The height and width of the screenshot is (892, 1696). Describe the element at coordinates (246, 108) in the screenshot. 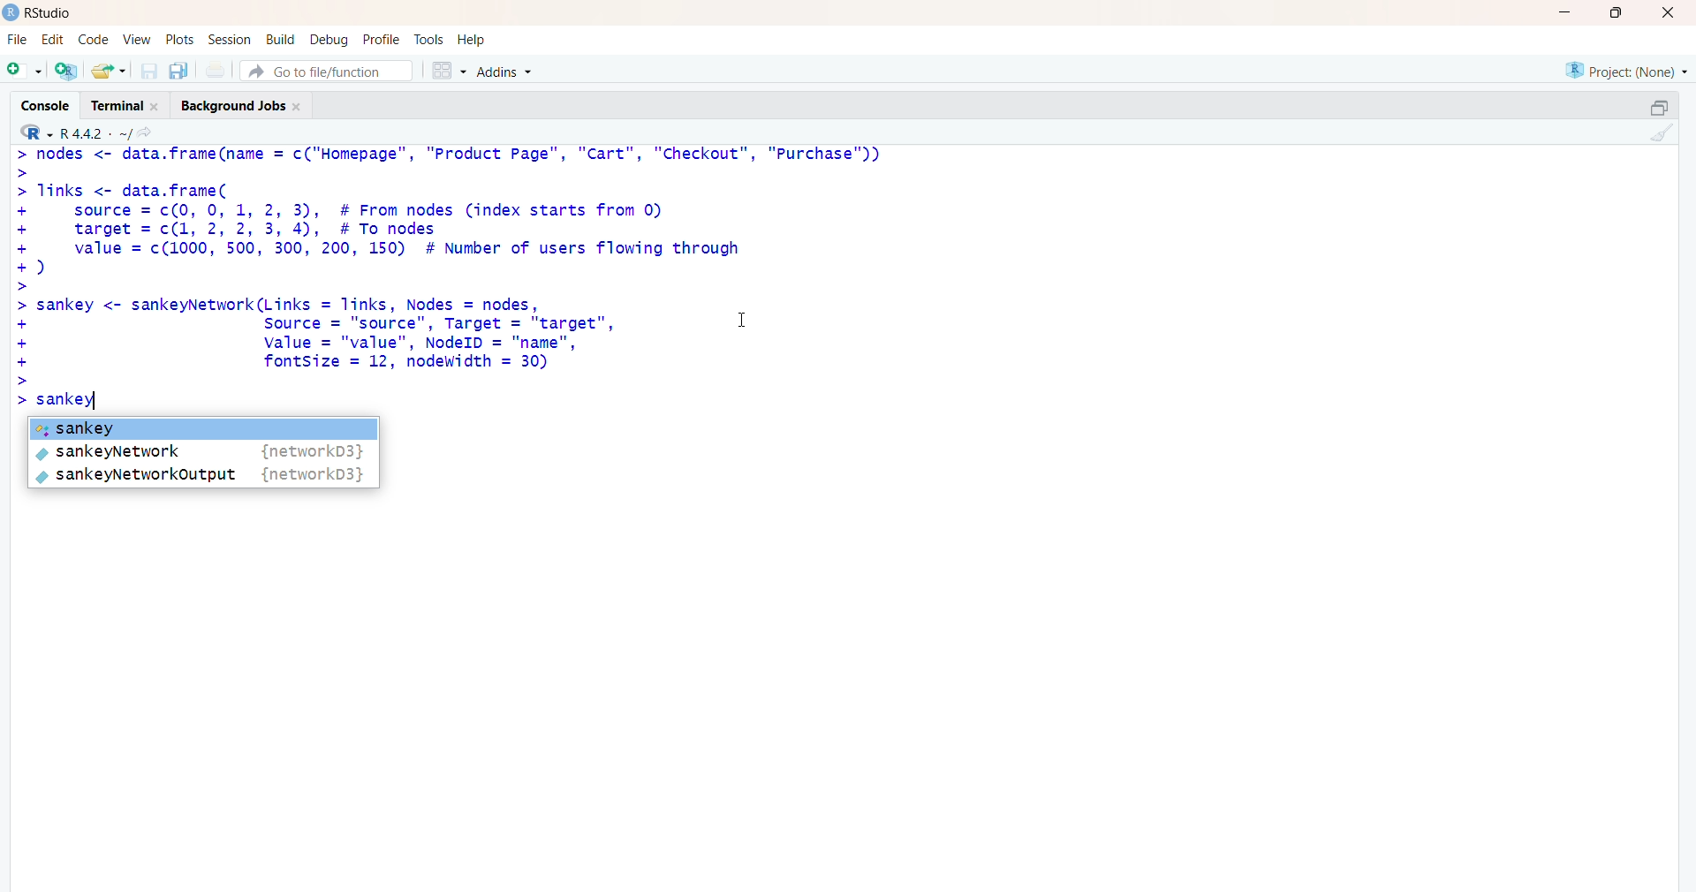

I see `background jobs` at that location.